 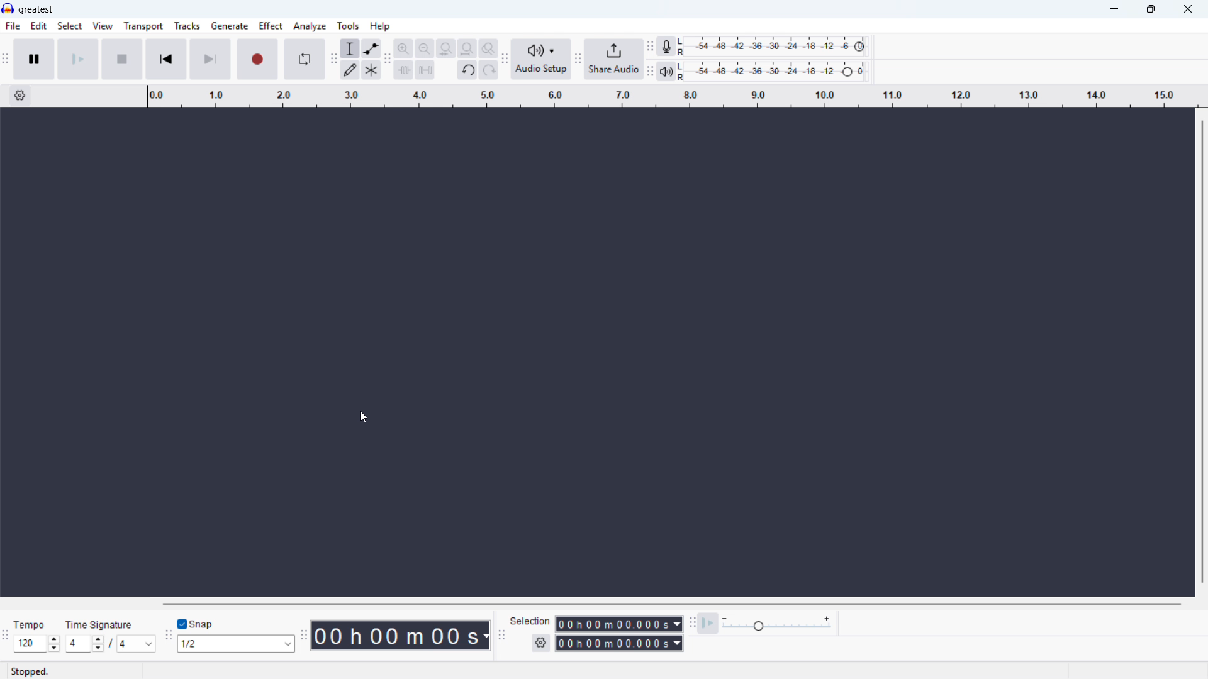 What do you see at coordinates (666, 72) in the screenshot?
I see `Playback metre ` at bounding box center [666, 72].